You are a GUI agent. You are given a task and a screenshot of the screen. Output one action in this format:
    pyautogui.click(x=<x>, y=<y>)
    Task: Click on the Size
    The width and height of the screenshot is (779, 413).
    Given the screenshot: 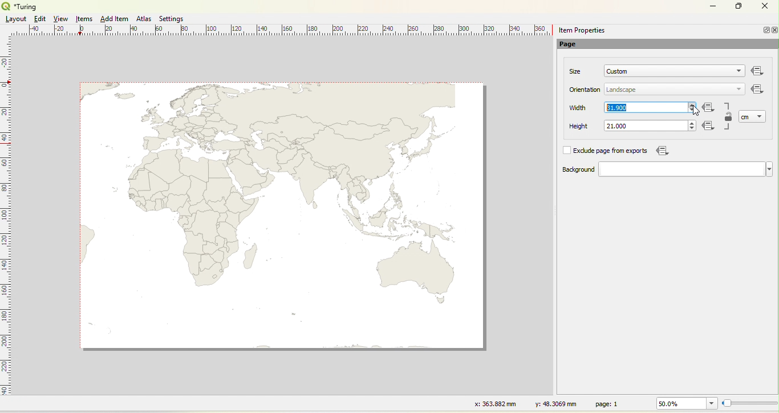 What is the action you would take?
    pyautogui.click(x=576, y=71)
    